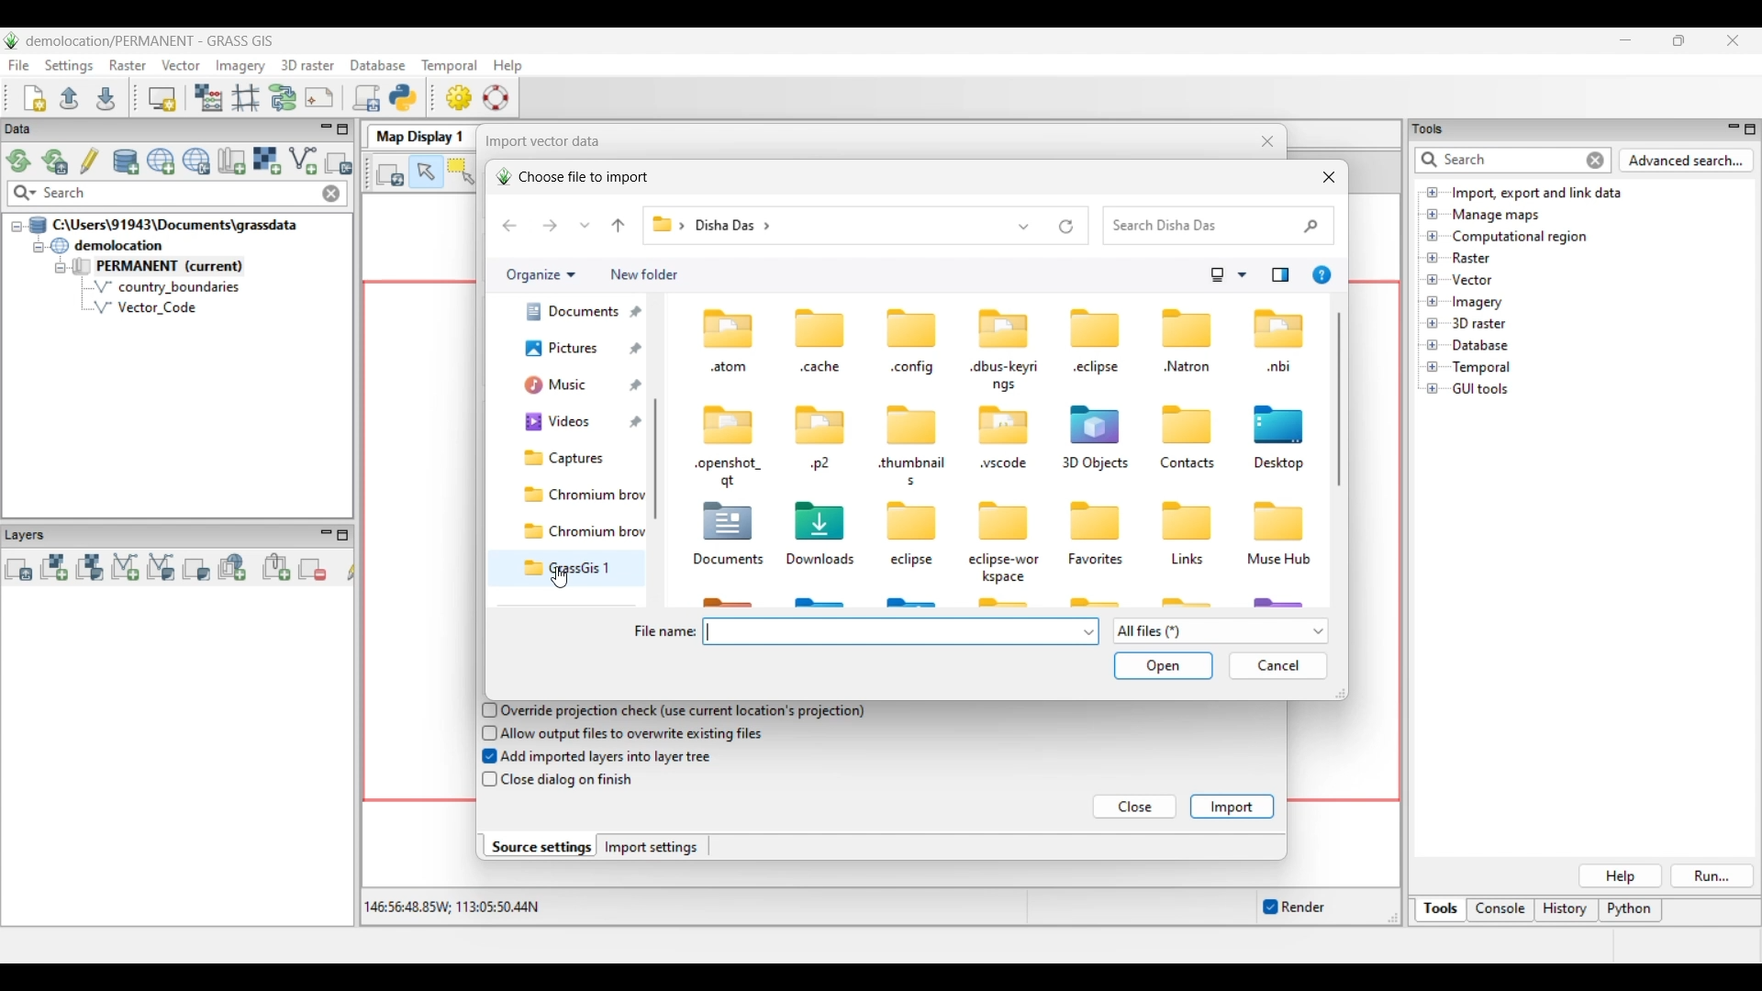 The width and height of the screenshot is (1762, 991). Describe the element at coordinates (284, 97) in the screenshot. I see `Graphical Modeler` at that location.